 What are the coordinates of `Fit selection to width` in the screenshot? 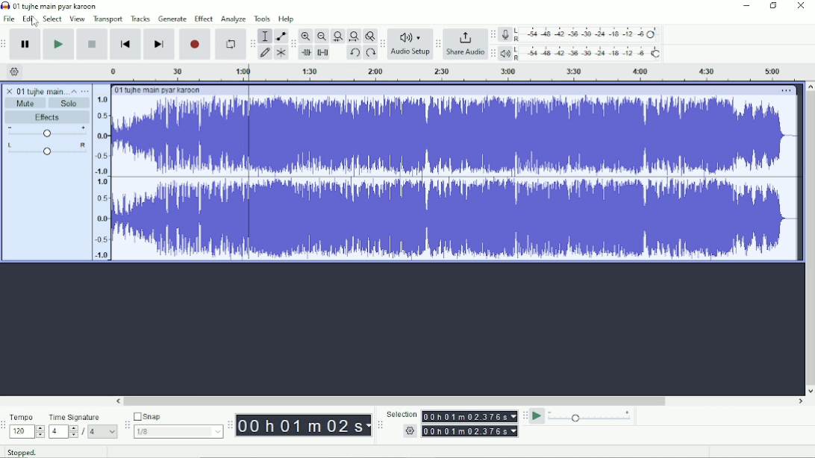 It's located at (337, 37).